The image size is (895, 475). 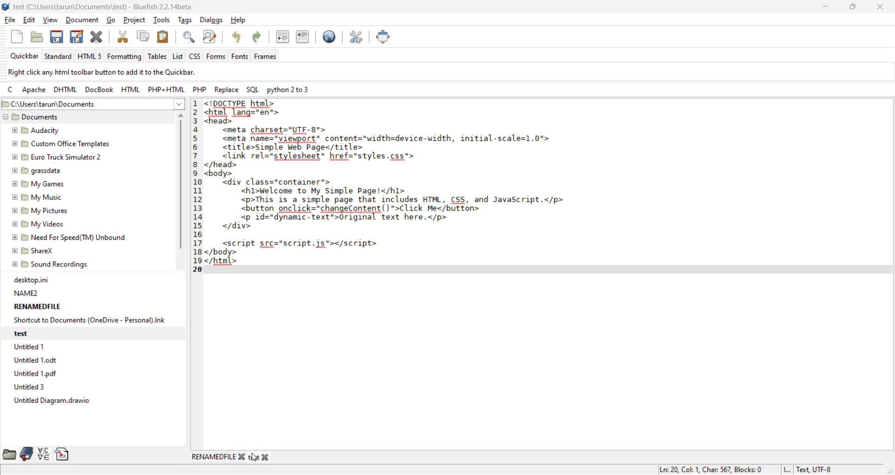 What do you see at coordinates (43, 454) in the screenshot?
I see `charmap` at bounding box center [43, 454].